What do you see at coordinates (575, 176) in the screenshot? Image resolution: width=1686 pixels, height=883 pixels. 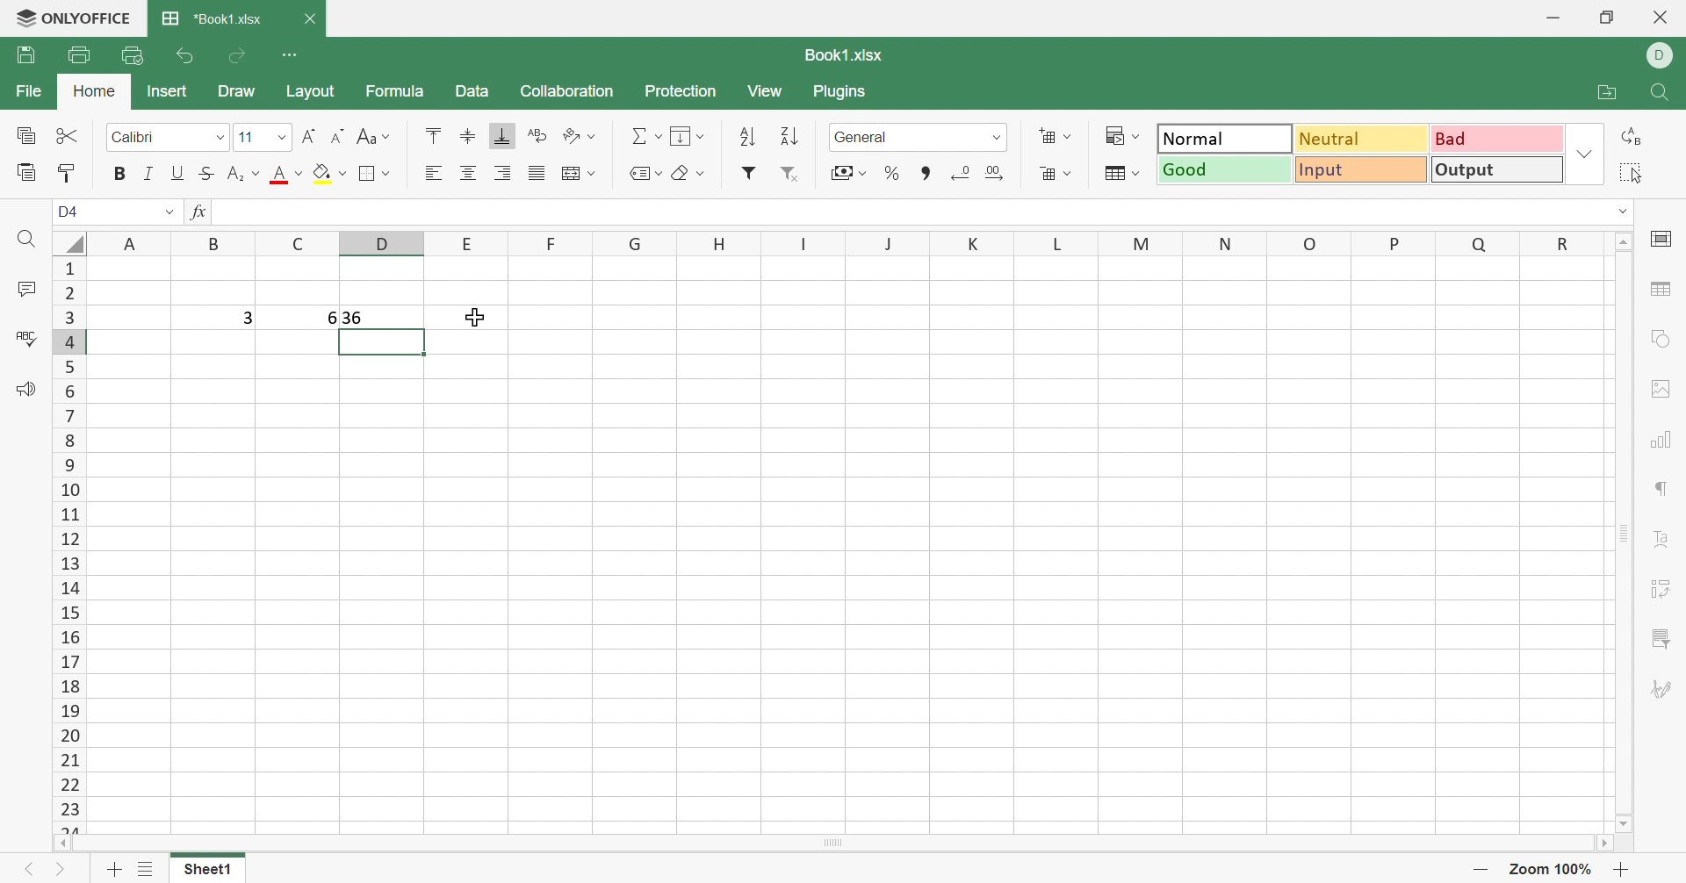 I see `Merge & center` at bounding box center [575, 176].